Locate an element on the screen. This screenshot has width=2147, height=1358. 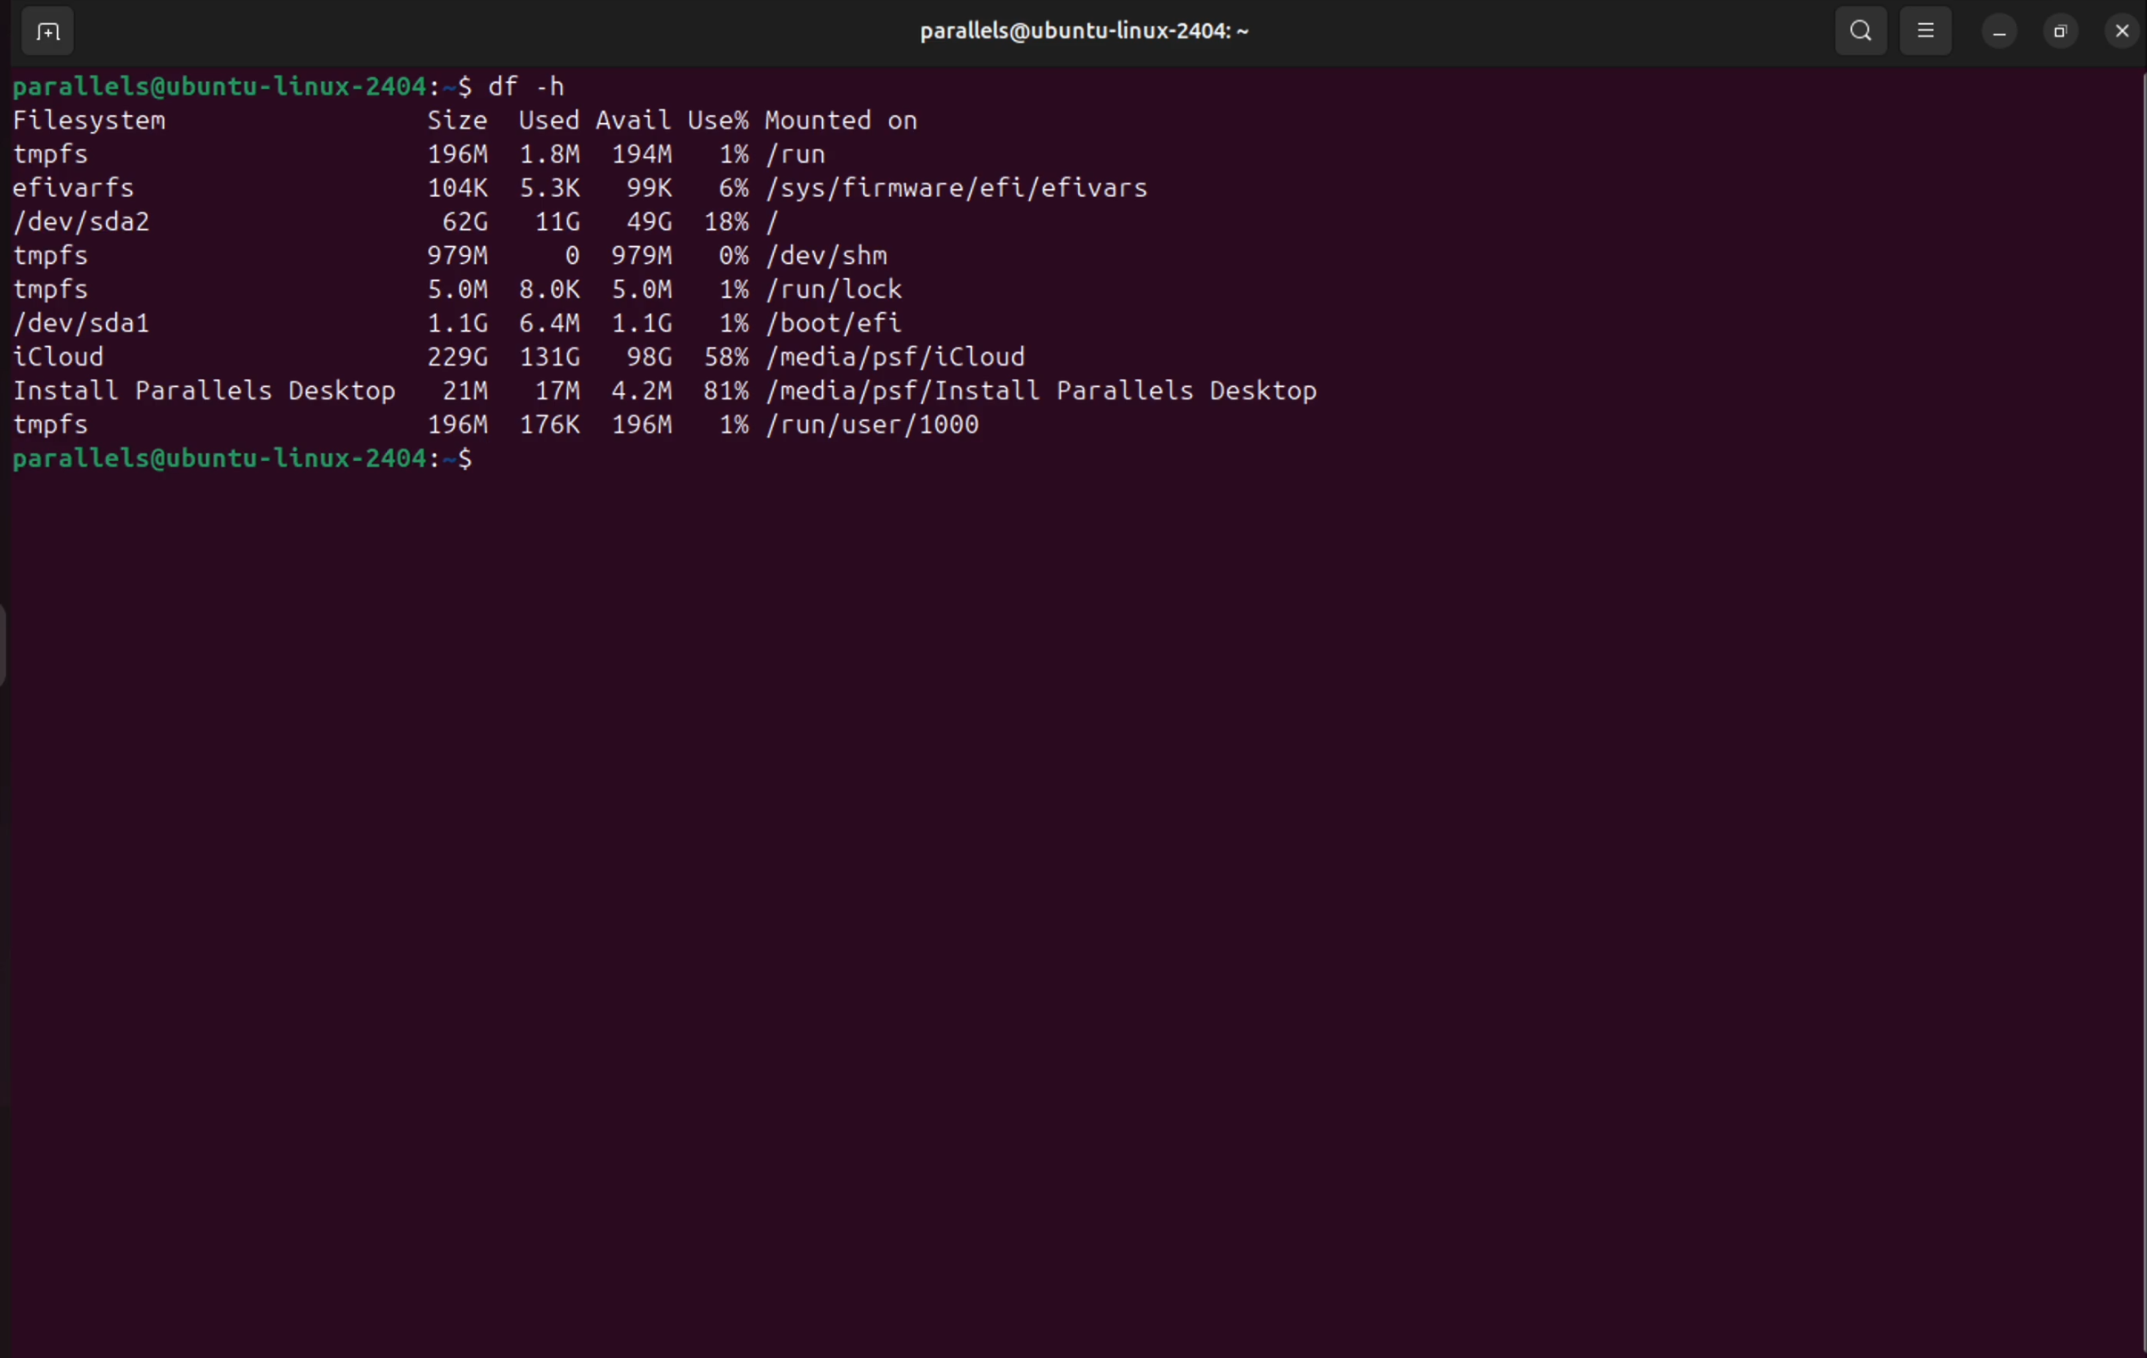
df -h is located at coordinates (531, 82).